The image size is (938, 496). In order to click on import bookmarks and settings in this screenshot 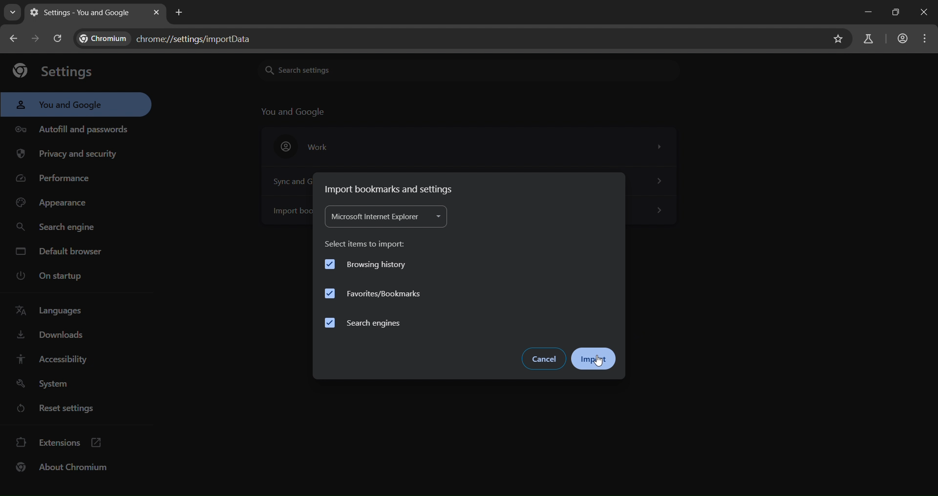, I will do `click(391, 188)`.